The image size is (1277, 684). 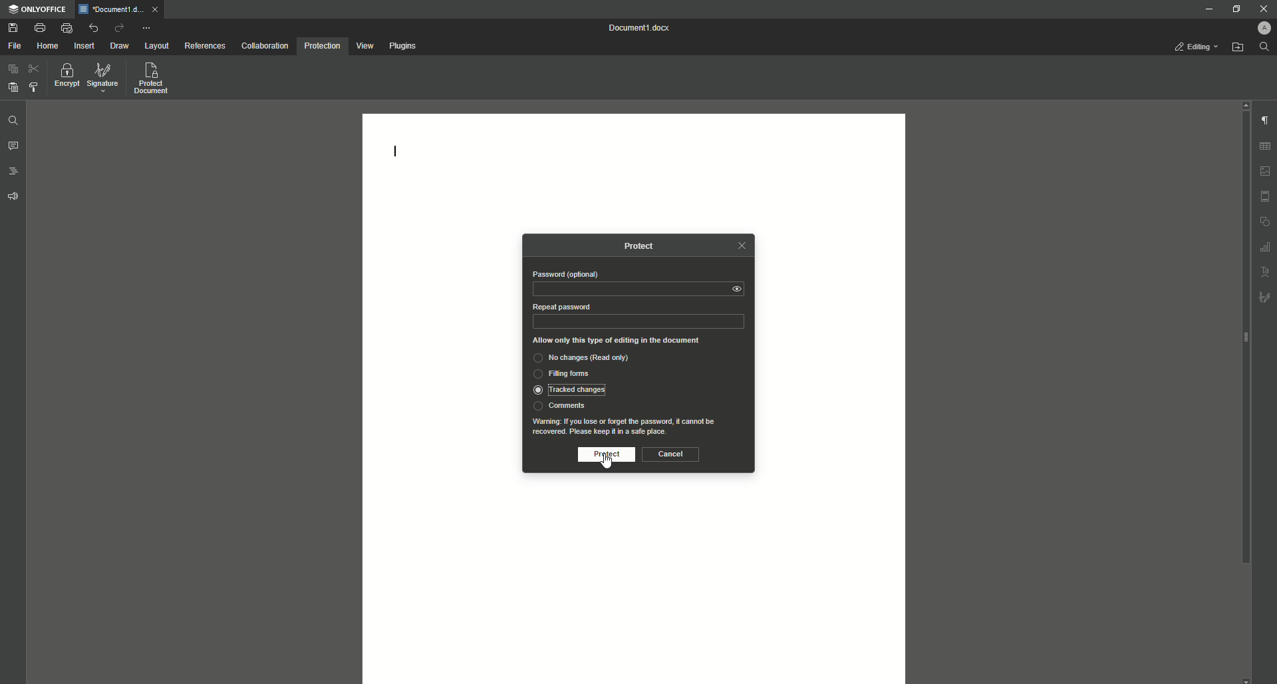 What do you see at coordinates (1244, 679) in the screenshot?
I see `scroll down` at bounding box center [1244, 679].